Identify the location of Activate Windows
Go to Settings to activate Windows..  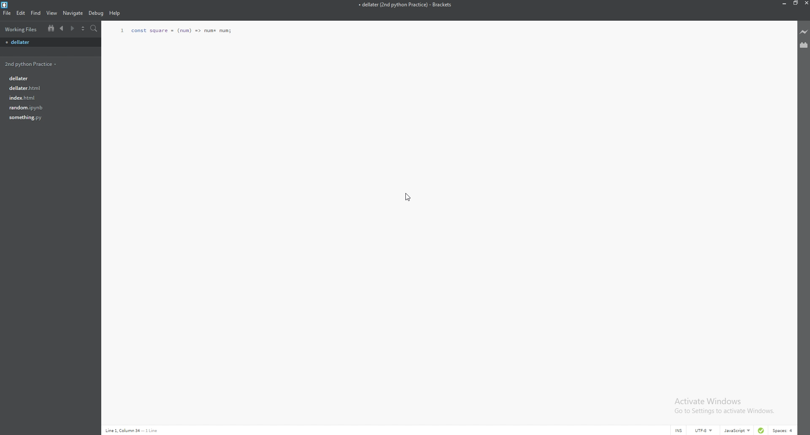
(723, 405).